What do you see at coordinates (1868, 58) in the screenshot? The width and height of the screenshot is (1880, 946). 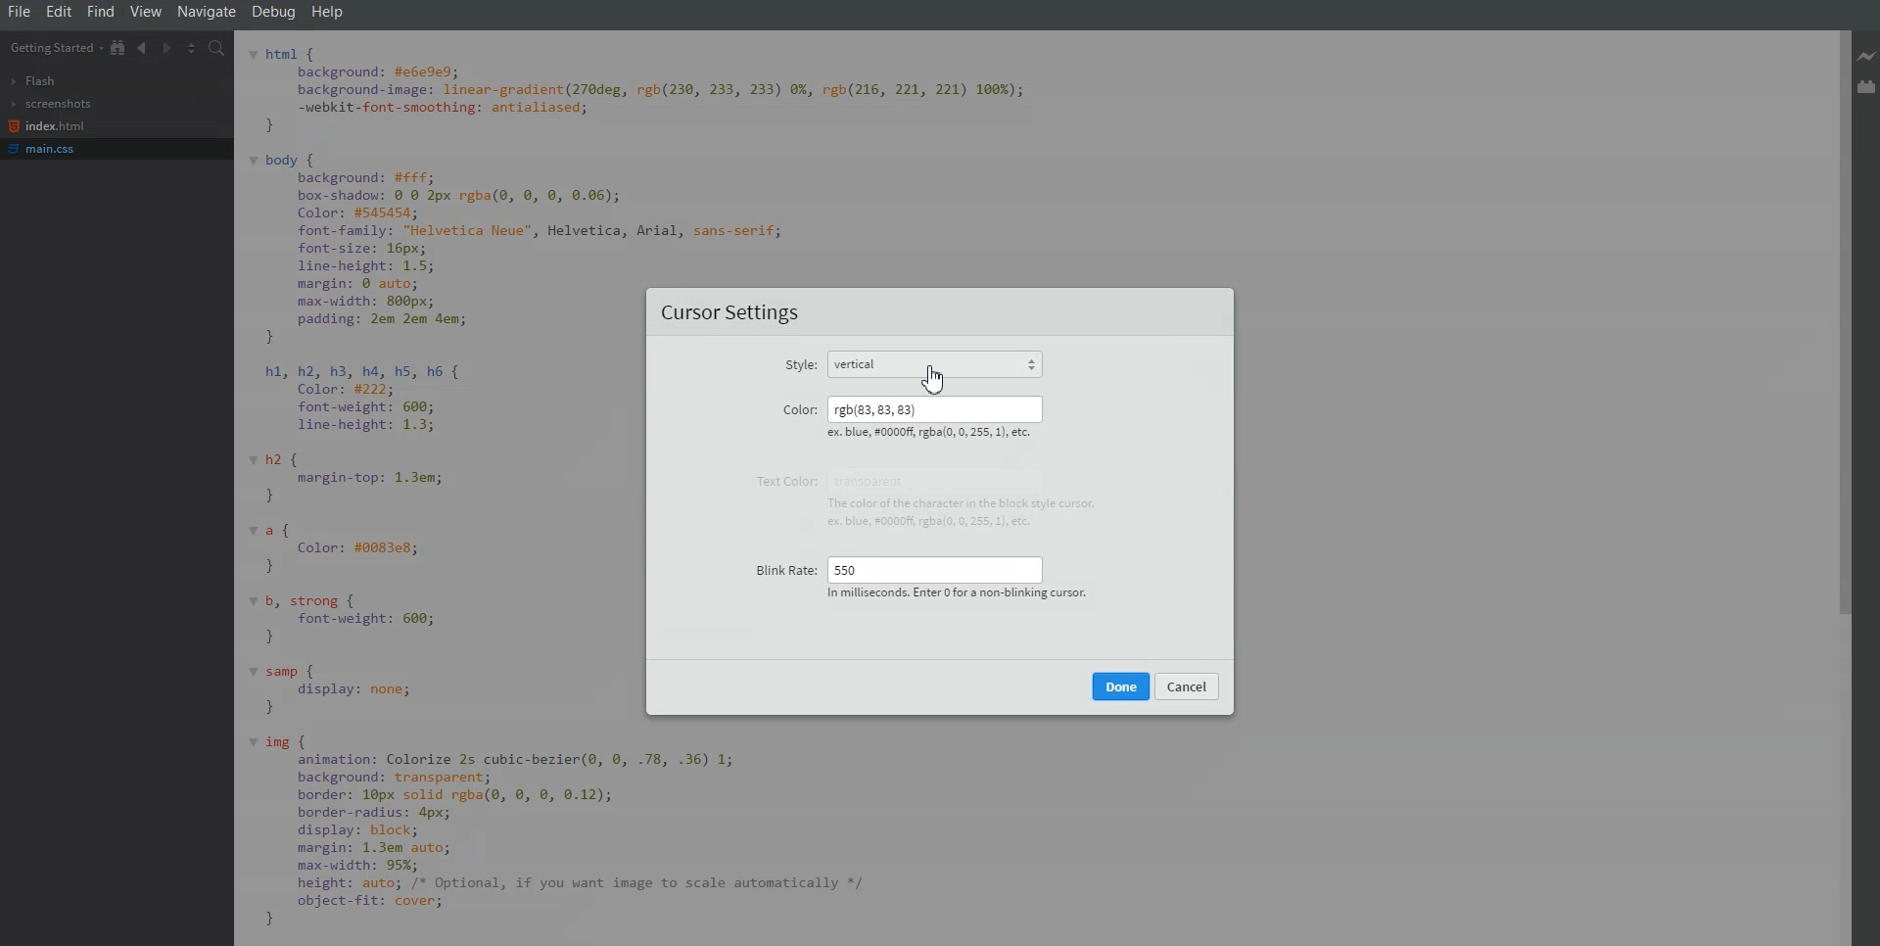 I see `Live Preview` at bounding box center [1868, 58].